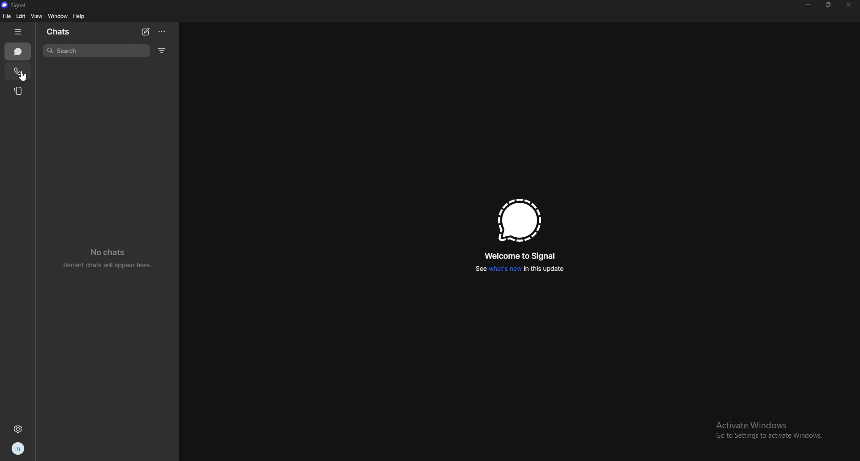  I want to click on signal, so click(17, 5).